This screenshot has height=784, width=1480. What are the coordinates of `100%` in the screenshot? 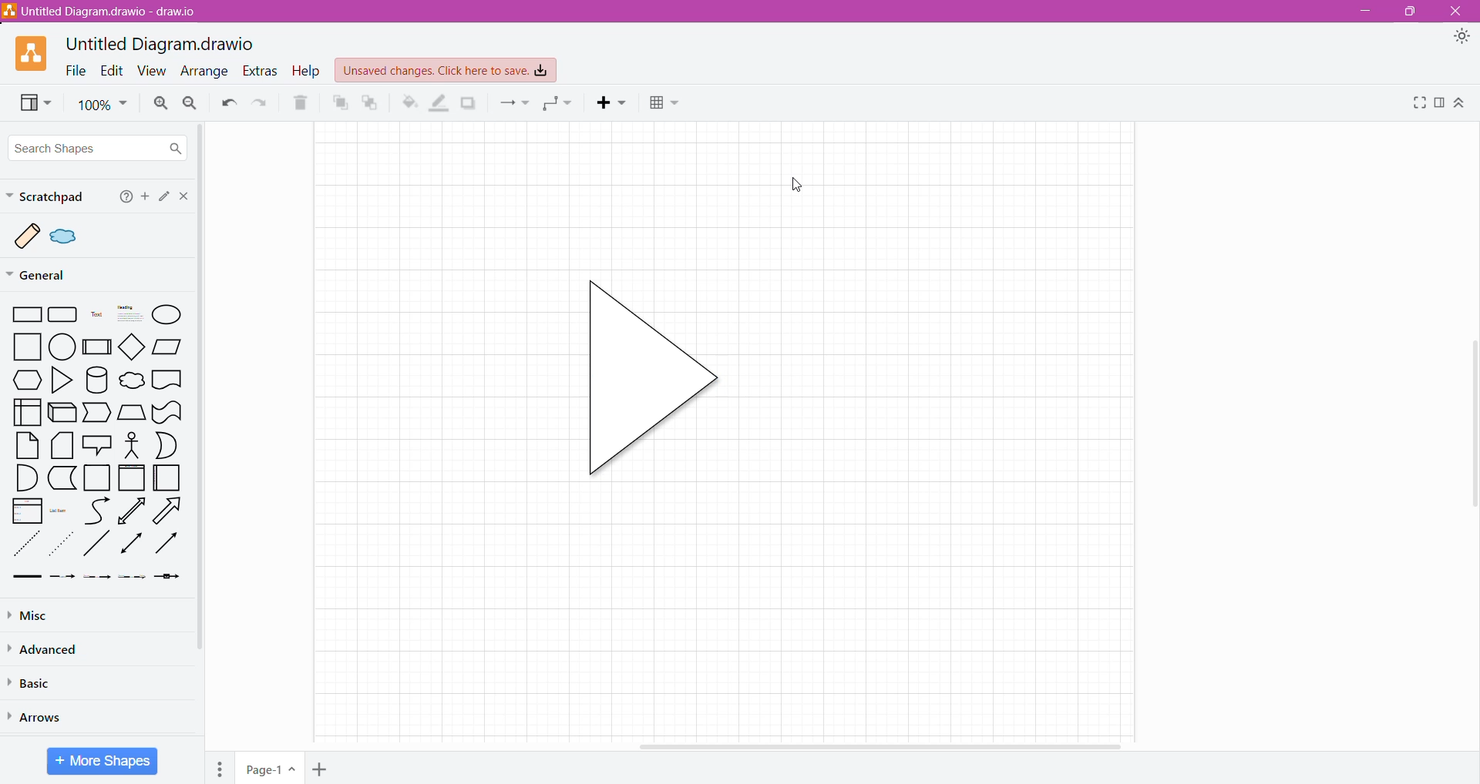 It's located at (102, 106).